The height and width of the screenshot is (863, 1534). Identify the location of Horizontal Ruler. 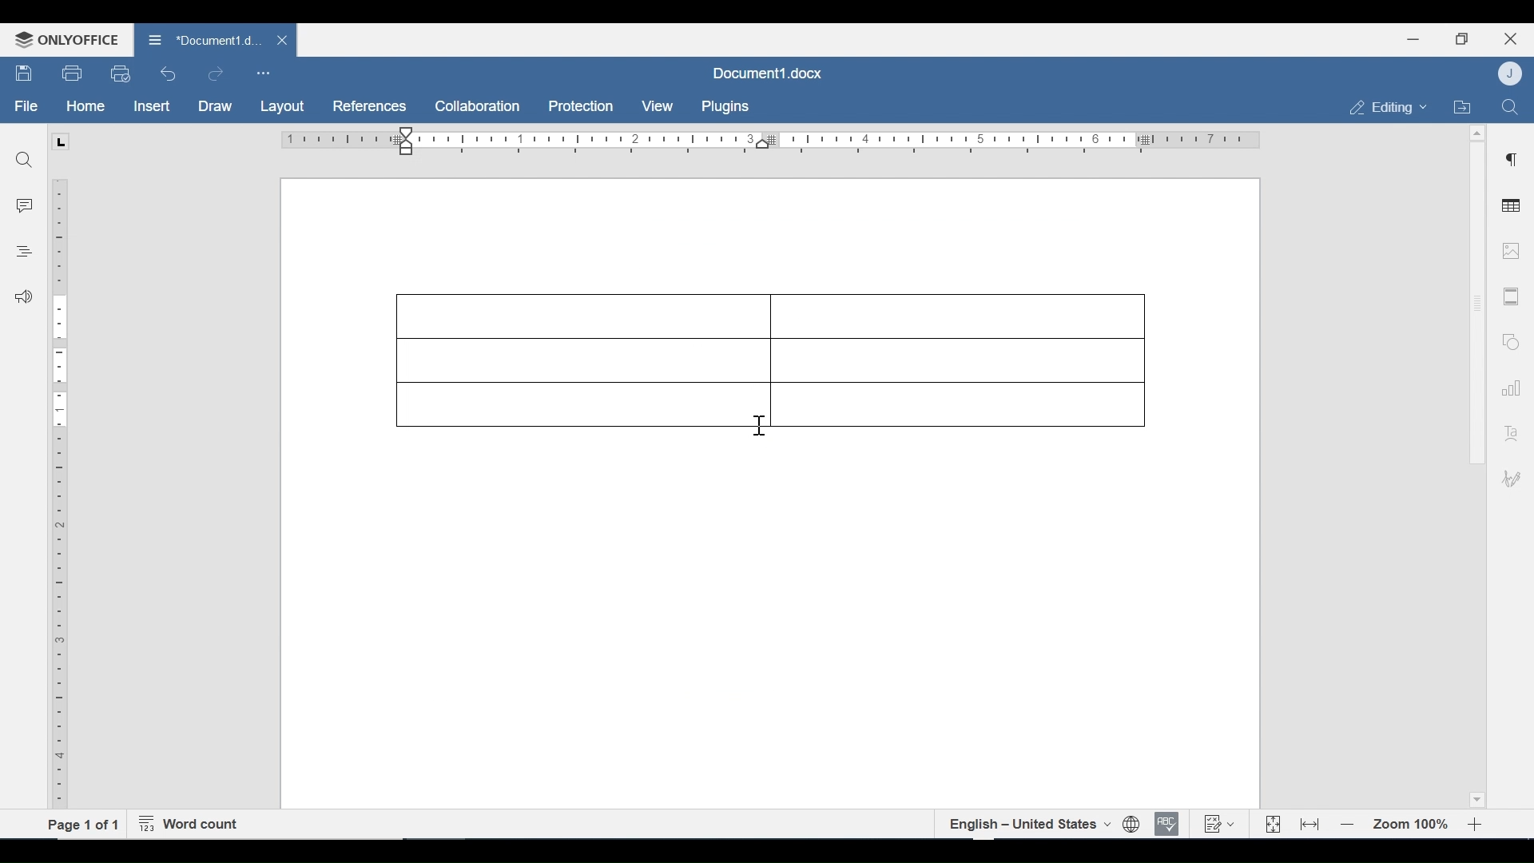
(769, 141).